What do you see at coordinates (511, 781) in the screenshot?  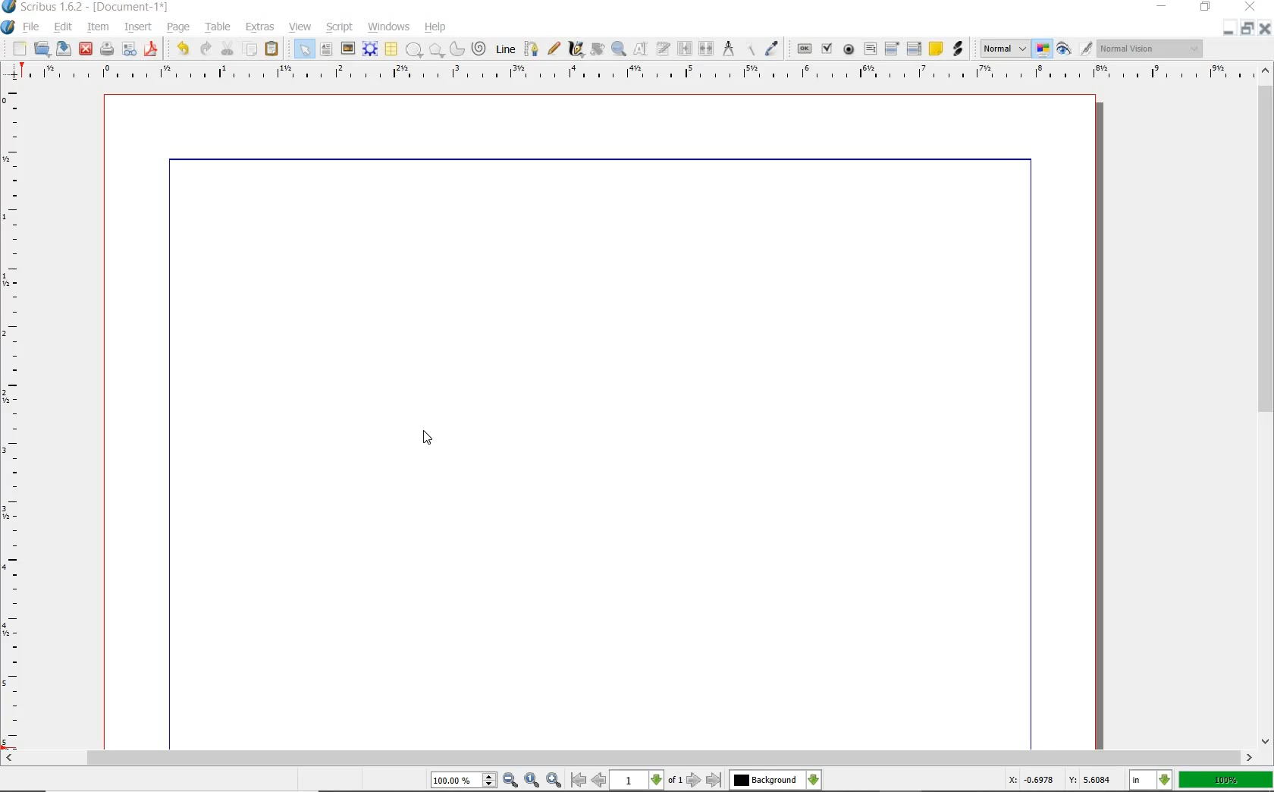 I see `zoom in` at bounding box center [511, 781].